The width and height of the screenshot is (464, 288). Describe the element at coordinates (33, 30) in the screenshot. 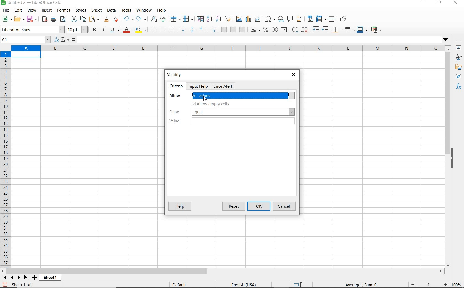

I see `font name` at that location.